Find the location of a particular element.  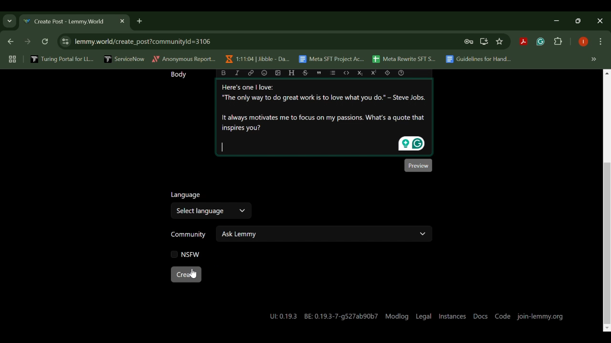

Anonymous Report... is located at coordinates (184, 59).